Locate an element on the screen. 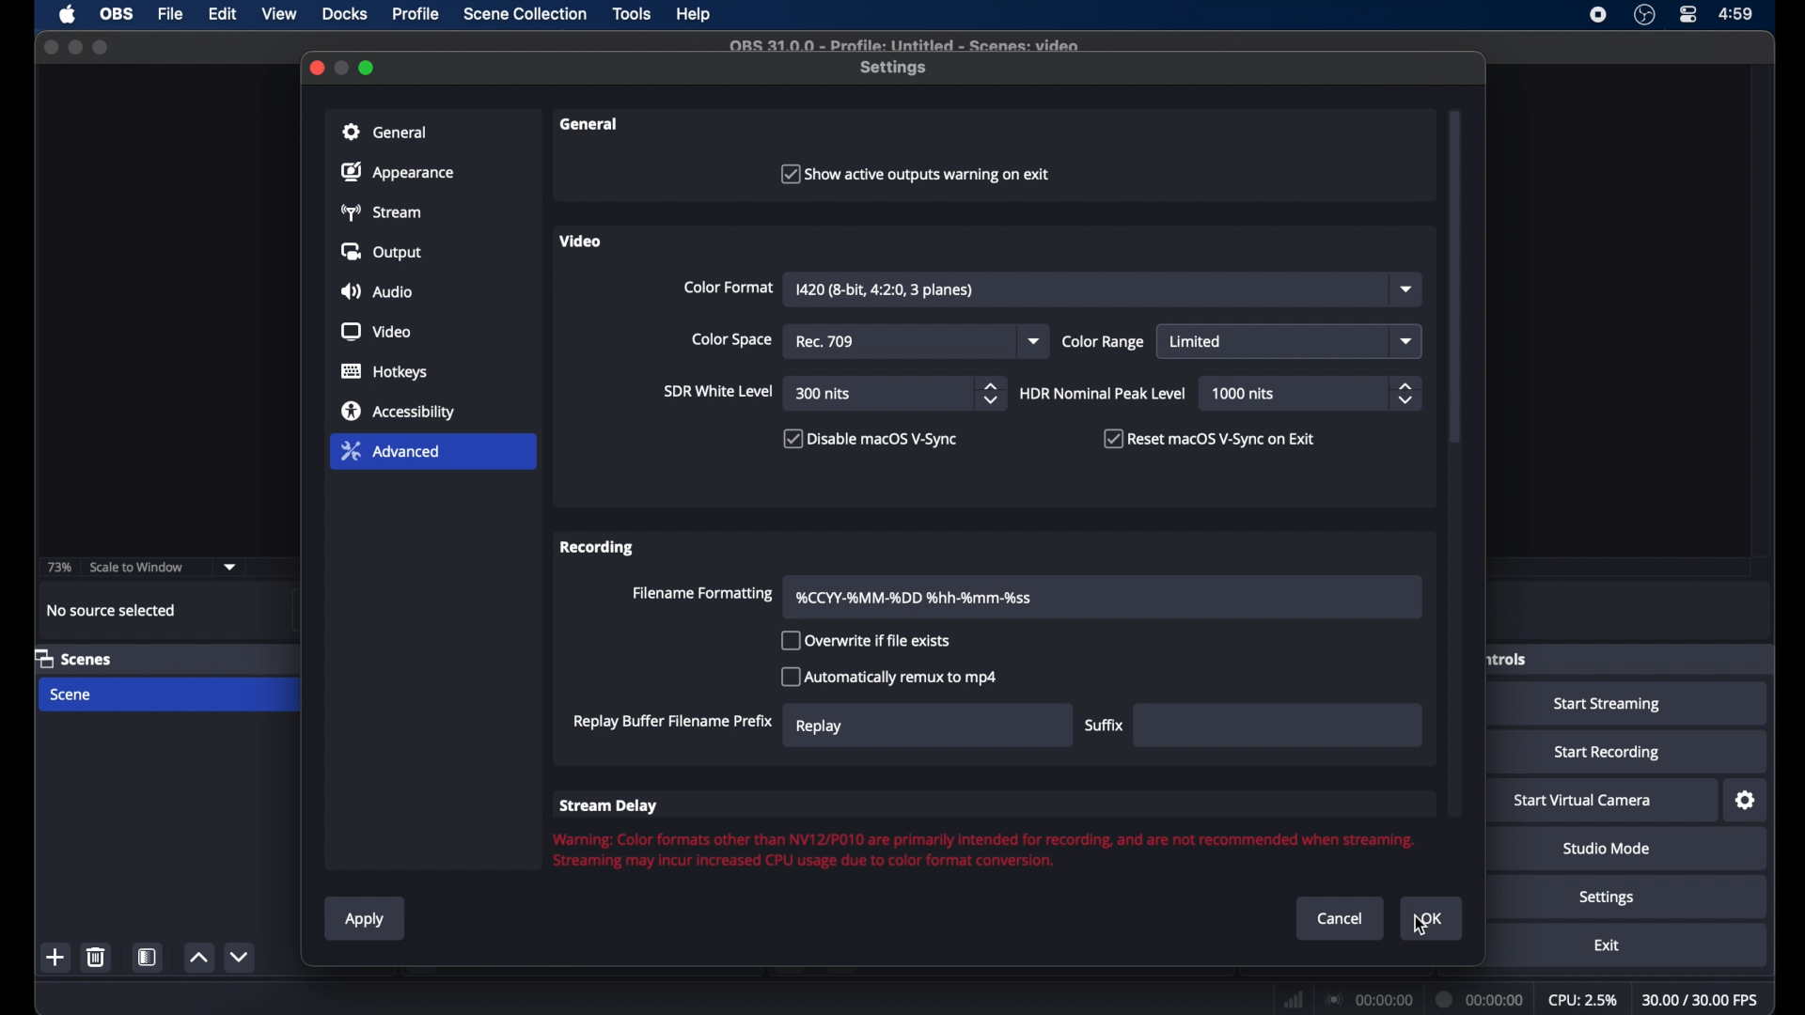 The width and height of the screenshot is (1805, 1015). scale to window is located at coordinates (137, 567).